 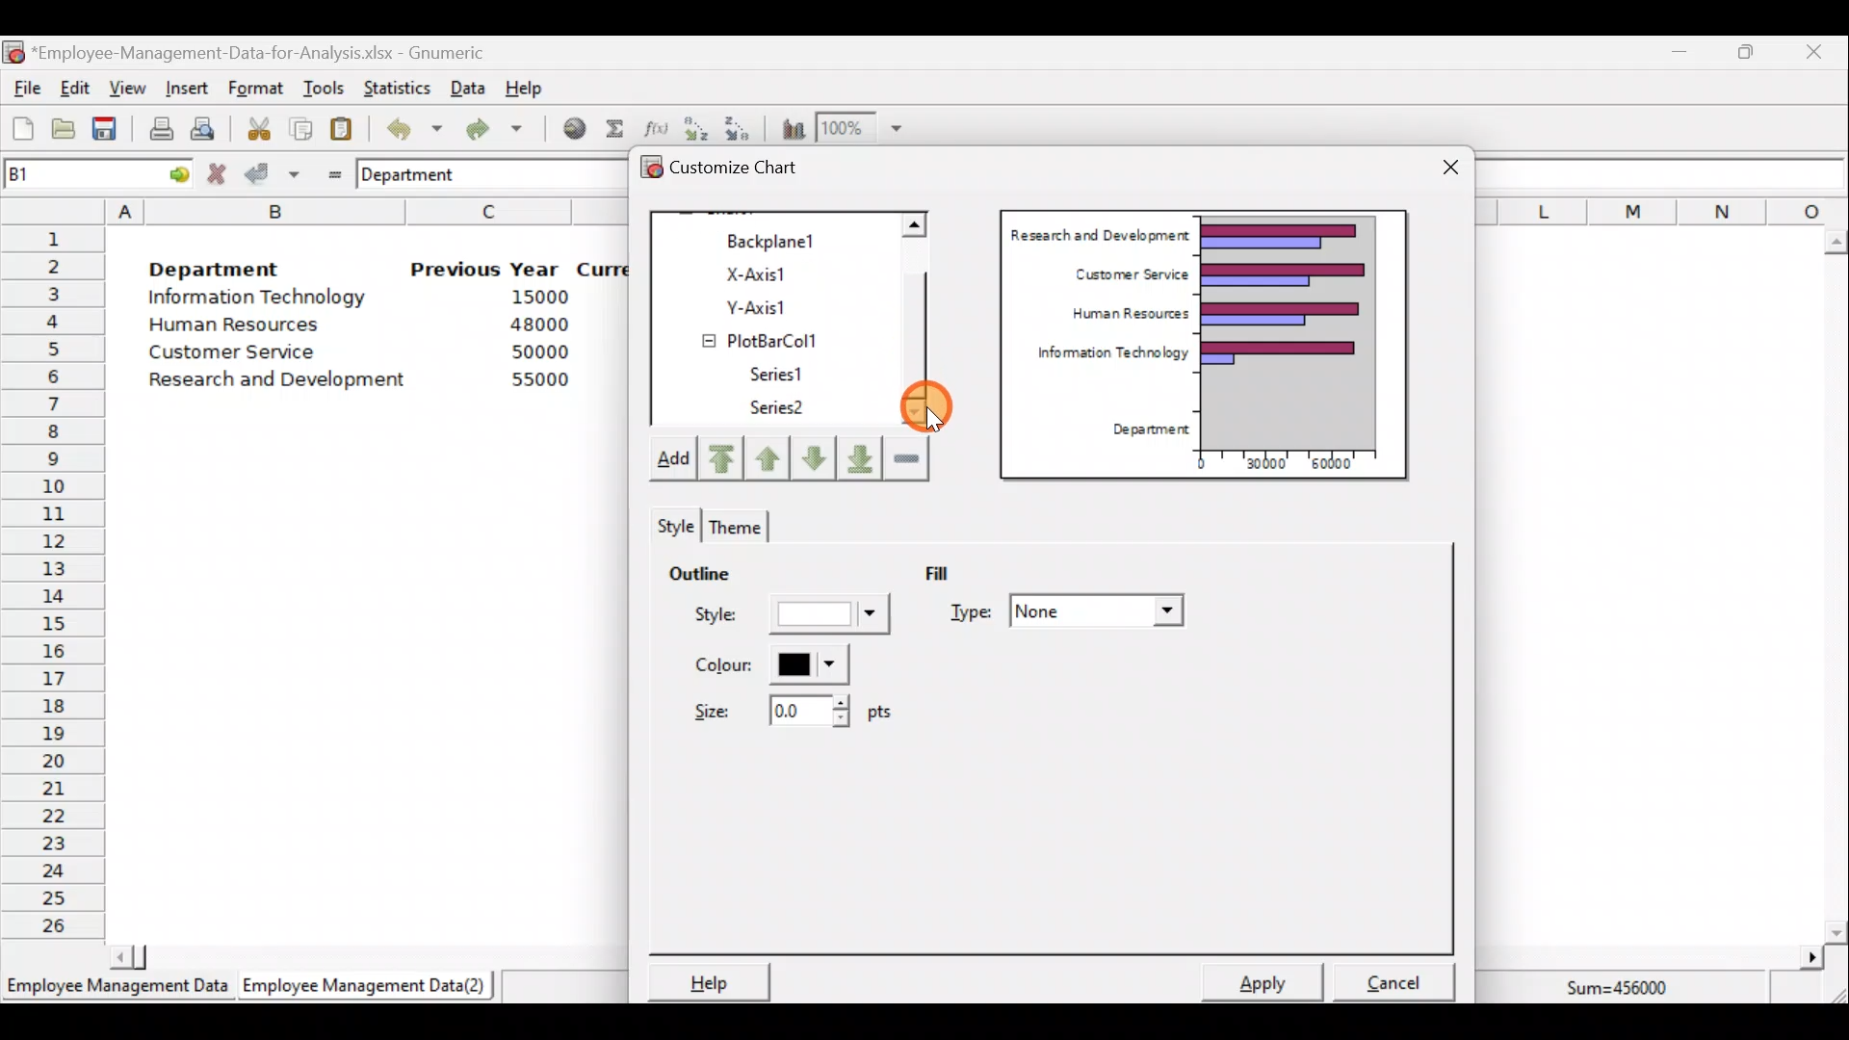 I want to click on Zoom, so click(x=861, y=127).